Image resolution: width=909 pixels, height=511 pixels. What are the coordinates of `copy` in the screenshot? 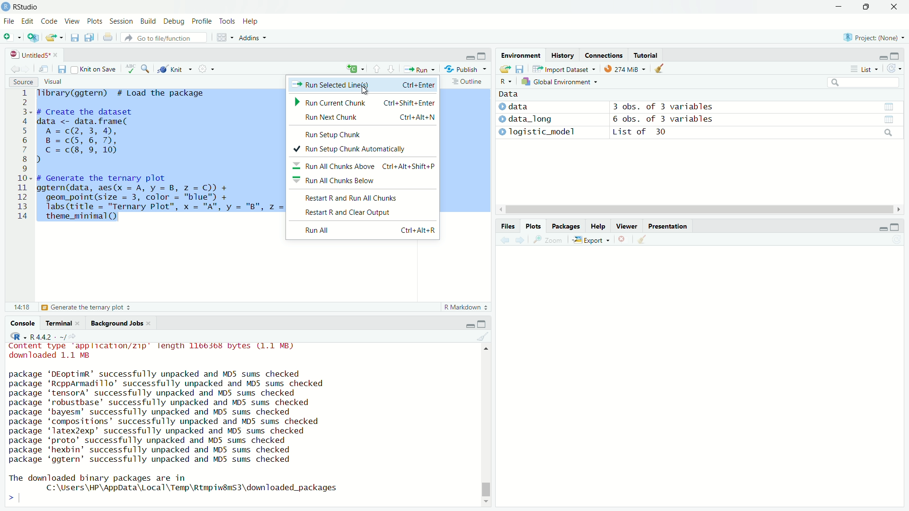 It's located at (88, 38).